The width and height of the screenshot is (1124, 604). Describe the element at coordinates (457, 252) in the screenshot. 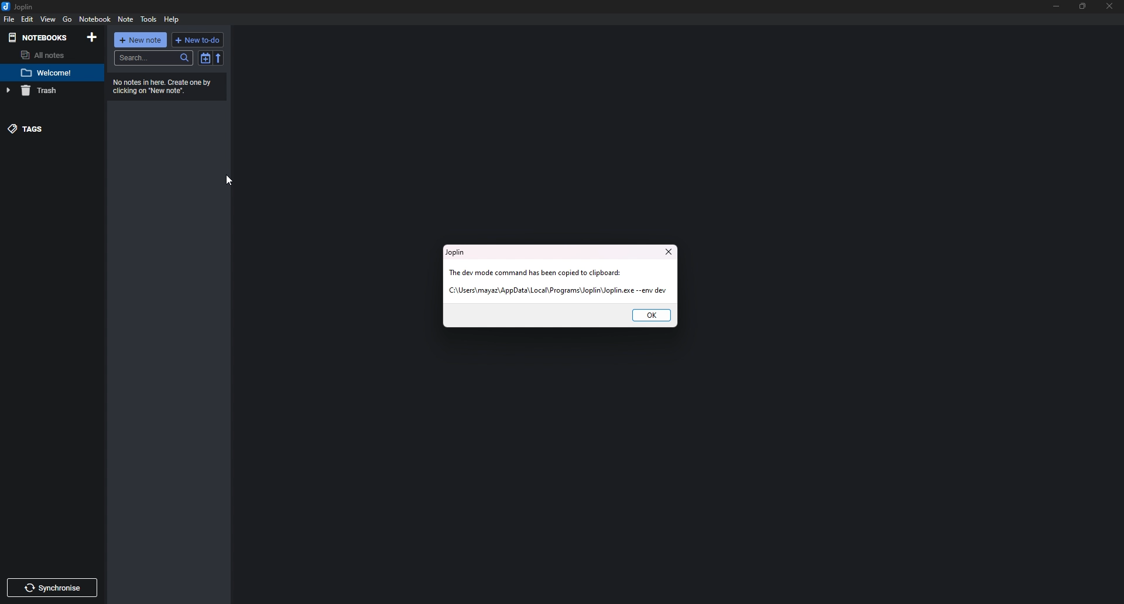

I see `Joplin` at that location.